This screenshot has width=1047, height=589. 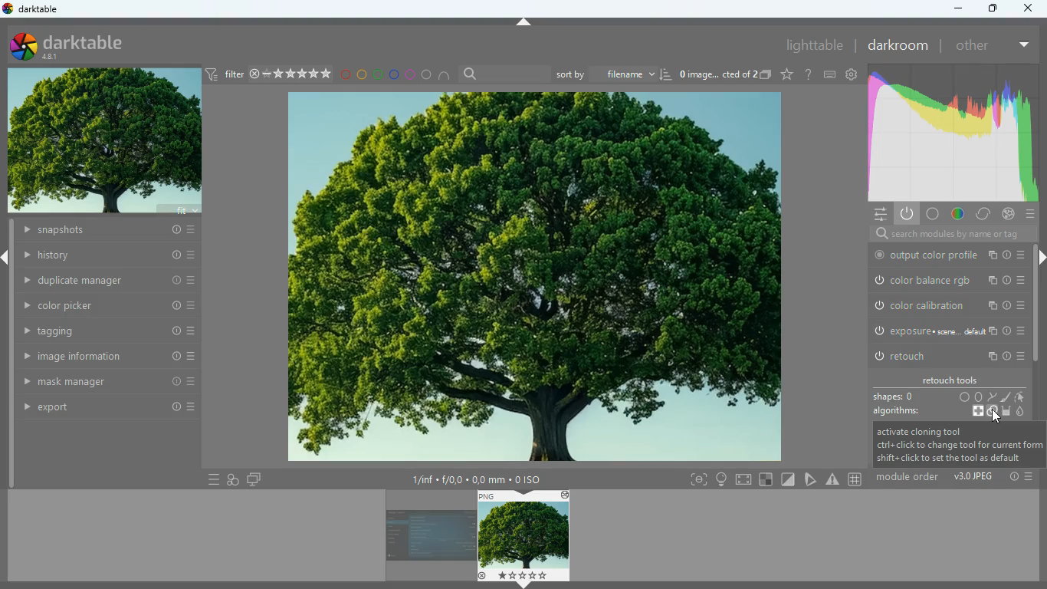 What do you see at coordinates (114, 280) in the screenshot?
I see `duplicate manager` at bounding box center [114, 280].